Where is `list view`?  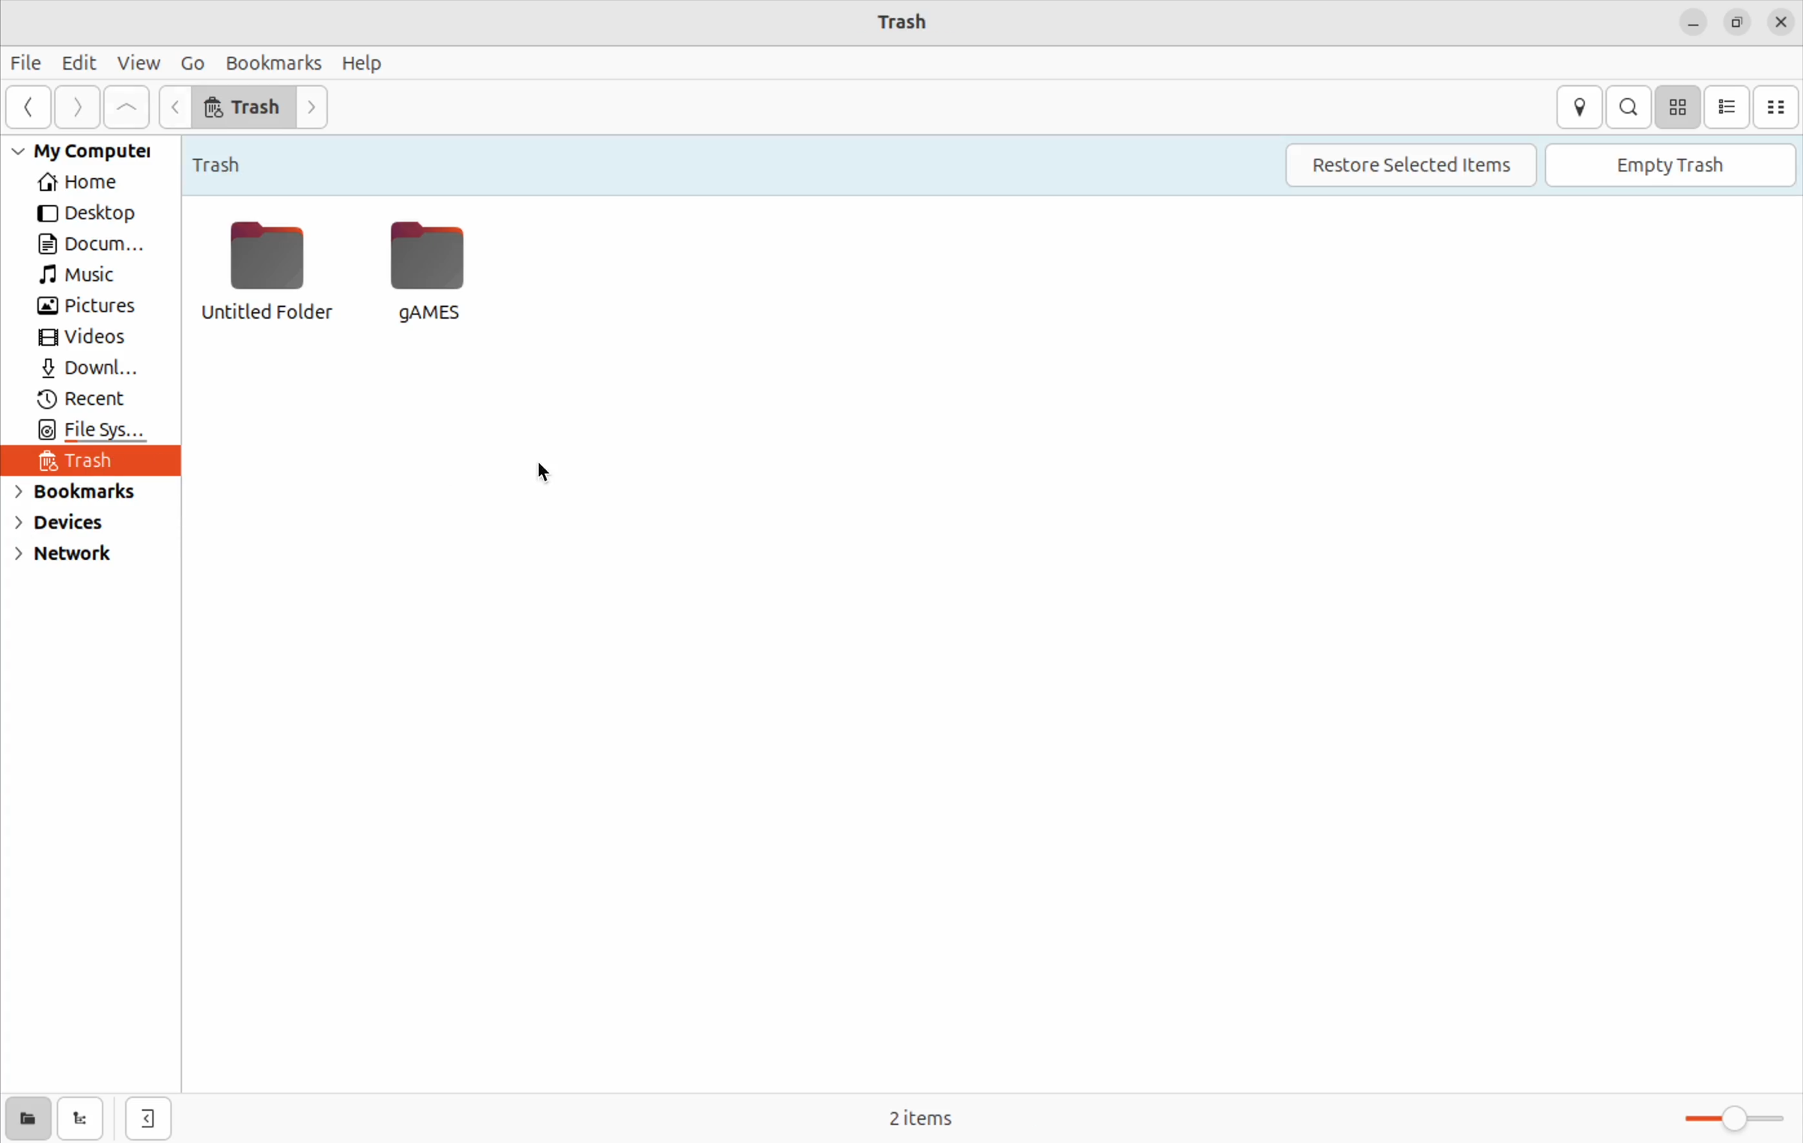
list view is located at coordinates (1728, 107).